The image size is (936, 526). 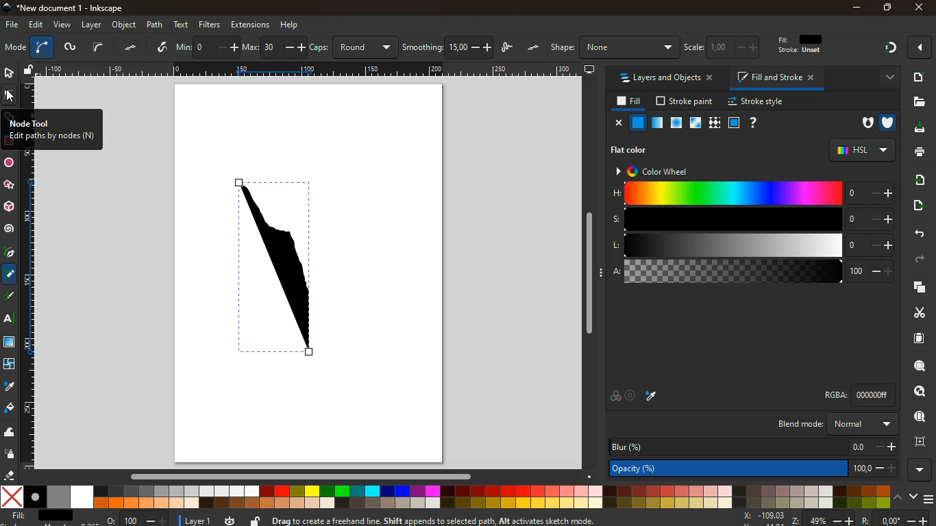 I want to click on view, so click(x=62, y=25).